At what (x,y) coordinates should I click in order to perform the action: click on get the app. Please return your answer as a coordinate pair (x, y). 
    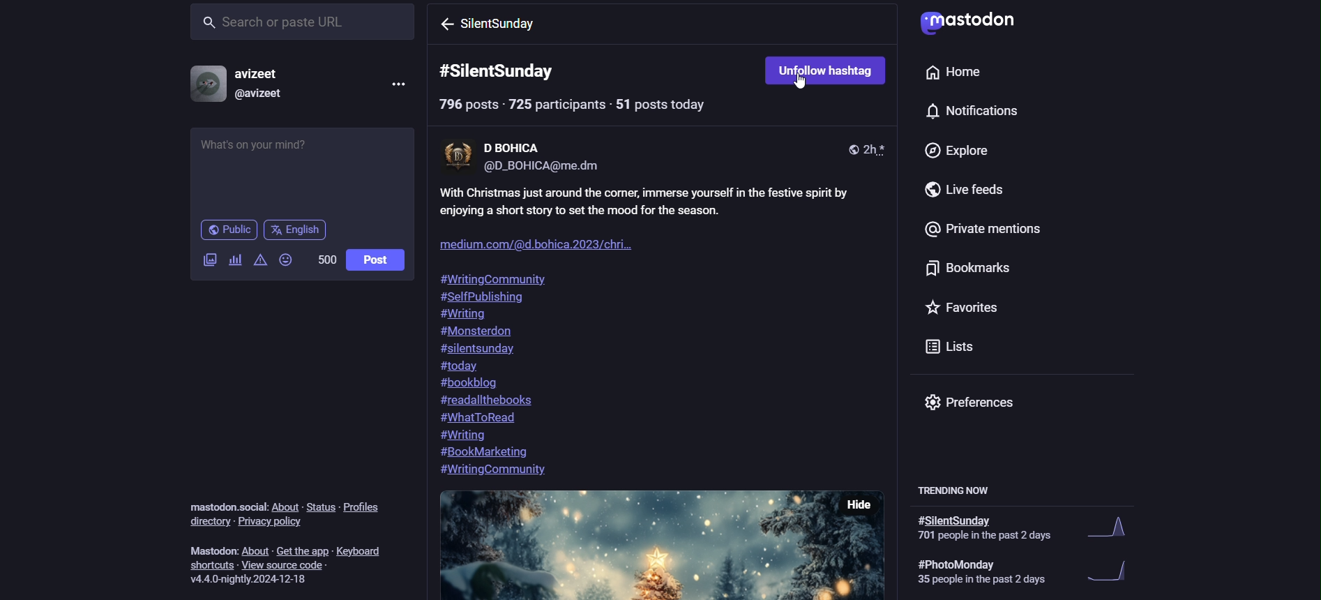
    Looking at the image, I should click on (302, 550).